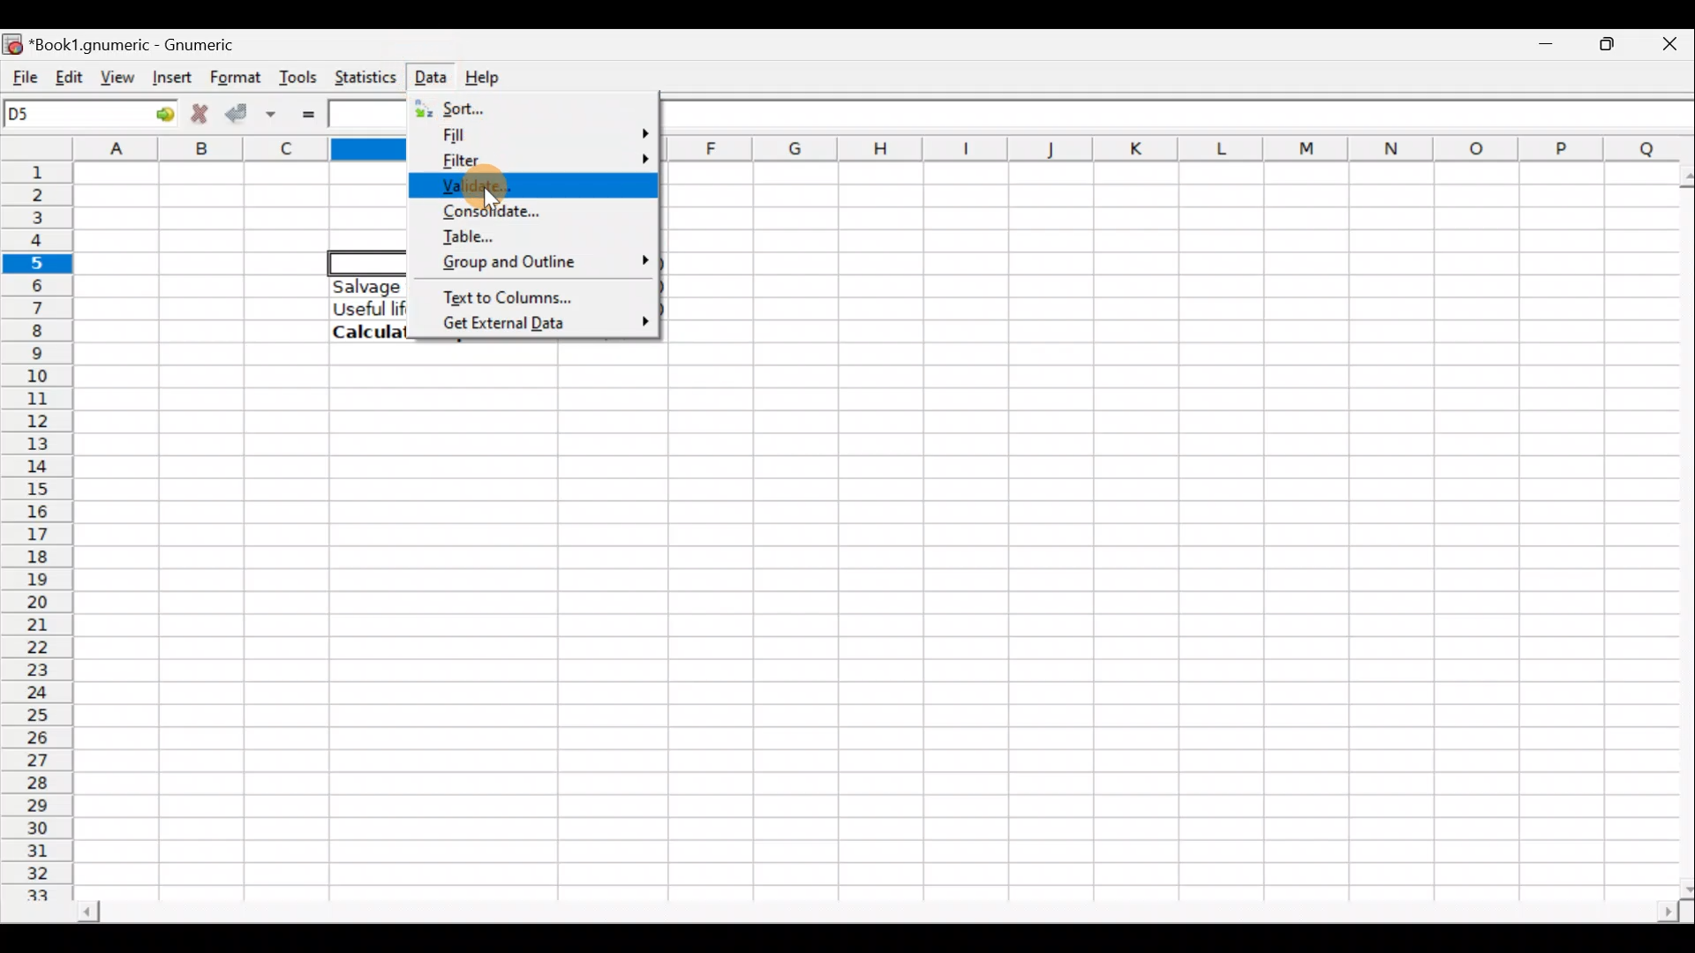 The width and height of the screenshot is (1695, 953). What do you see at coordinates (536, 162) in the screenshot?
I see `Filter` at bounding box center [536, 162].